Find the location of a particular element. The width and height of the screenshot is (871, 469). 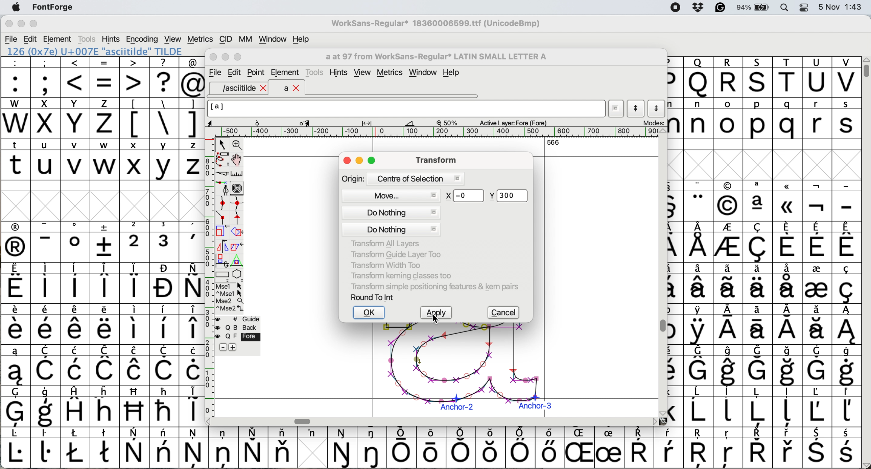

symbol is located at coordinates (194, 447).